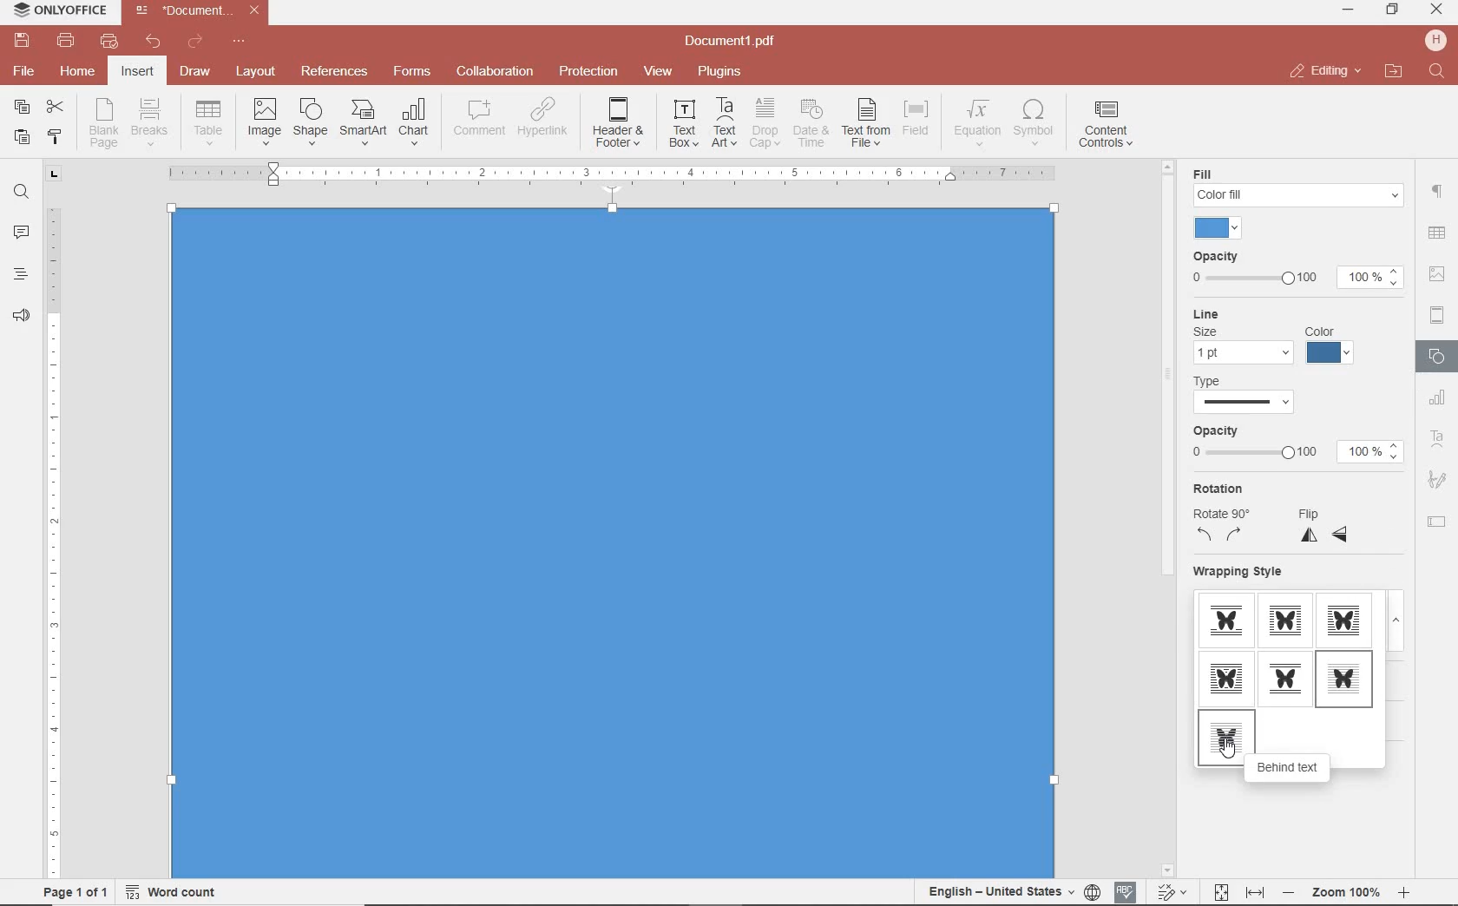 The width and height of the screenshot is (1458, 906). I want to click on ROTATION, so click(1222, 515).